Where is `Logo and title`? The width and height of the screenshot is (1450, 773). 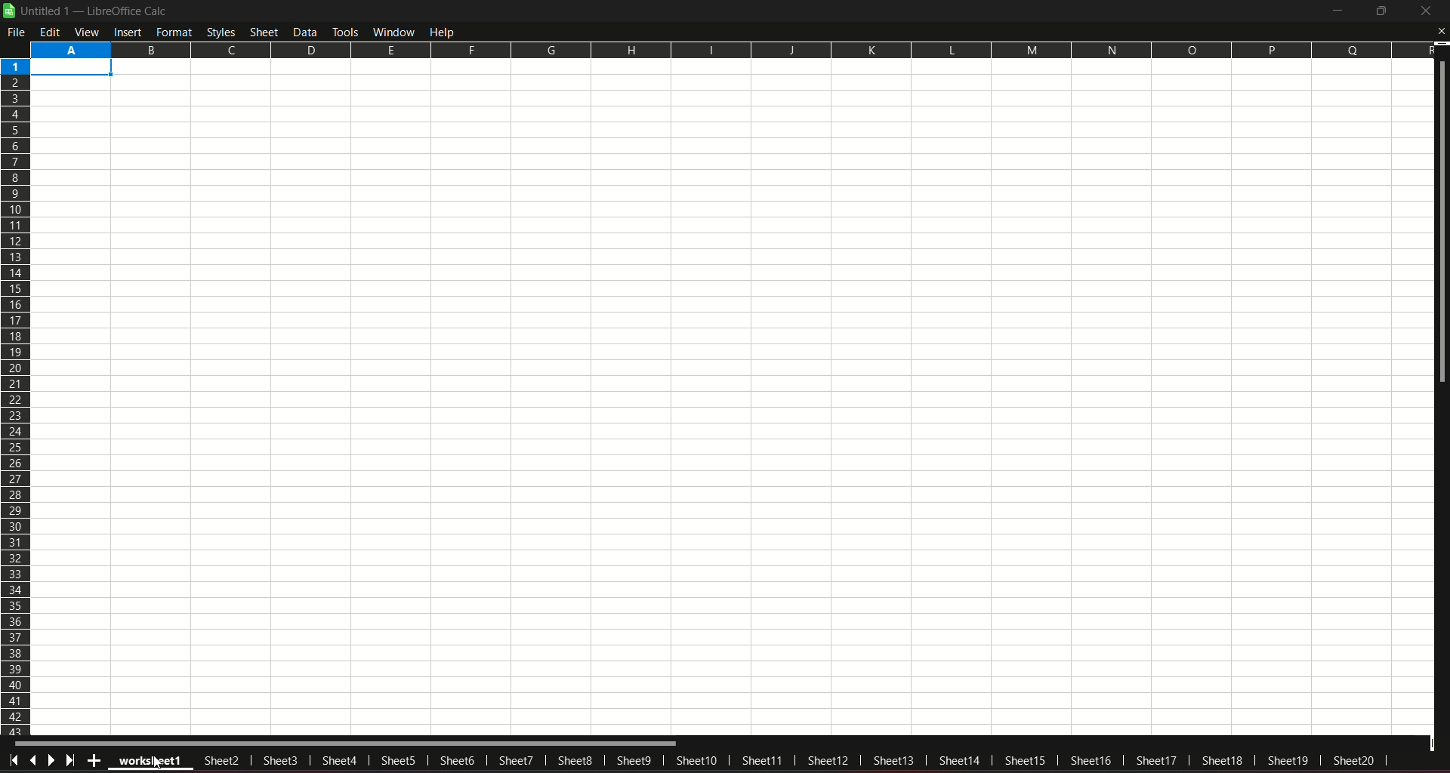
Logo and title is located at coordinates (86, 11).